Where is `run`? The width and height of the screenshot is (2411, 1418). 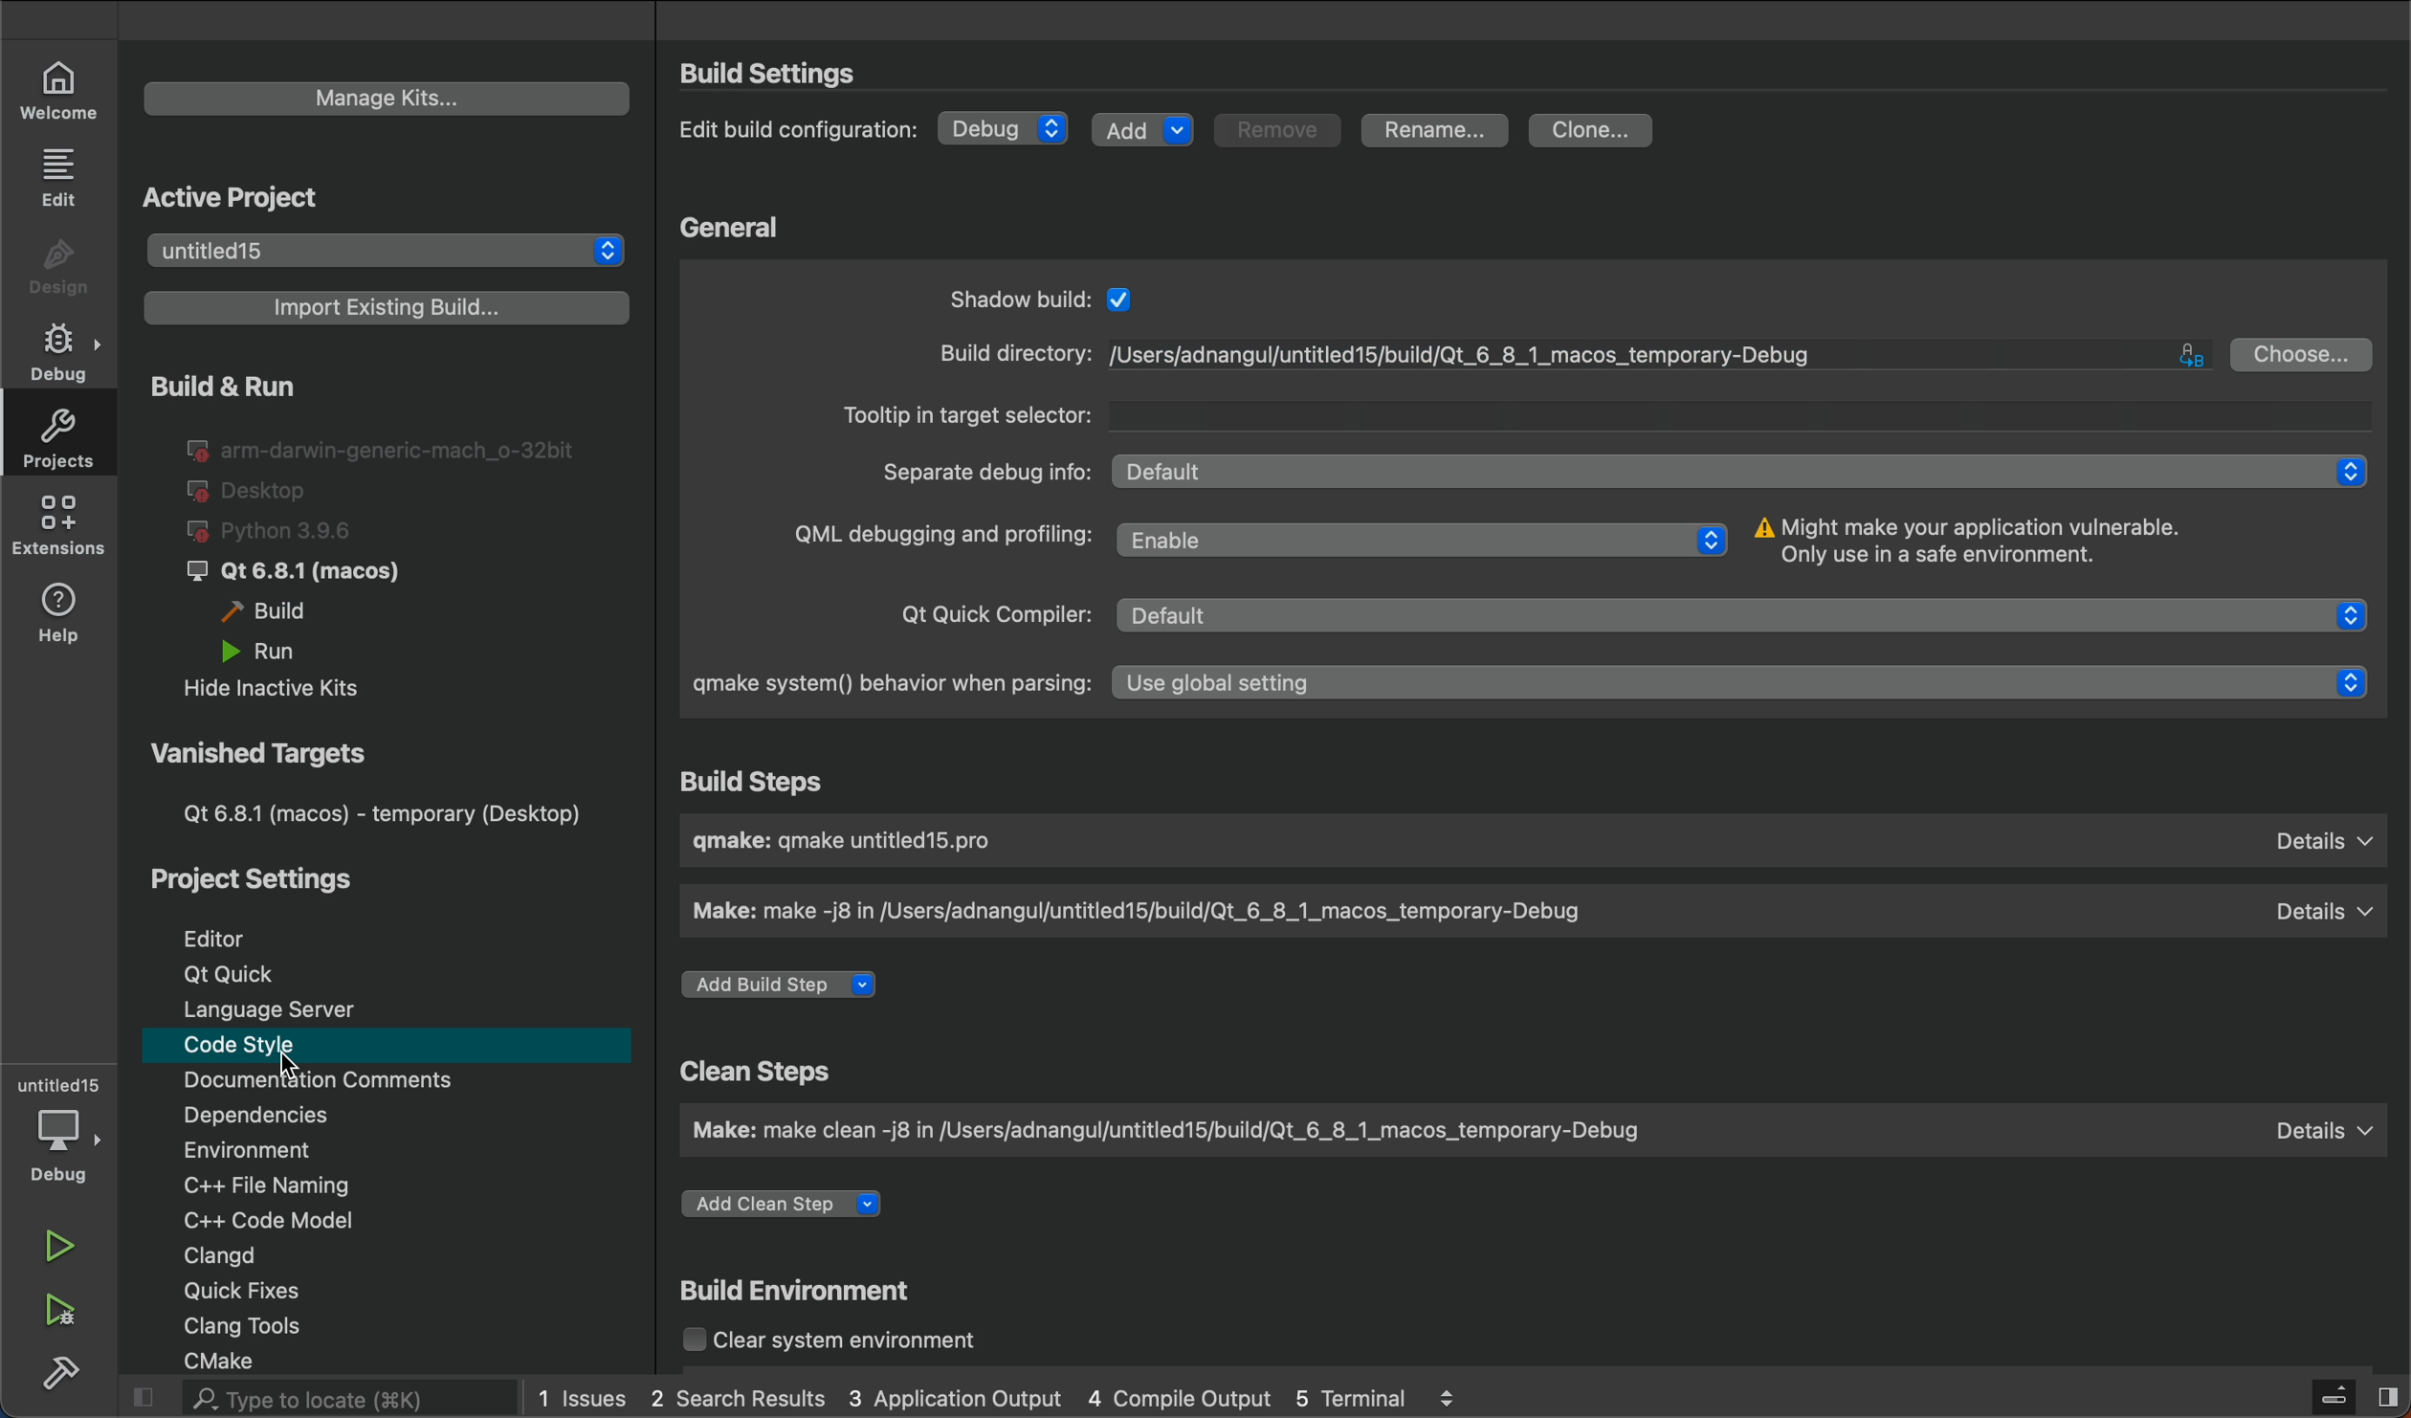 run is located at coordinates (61, 1249).